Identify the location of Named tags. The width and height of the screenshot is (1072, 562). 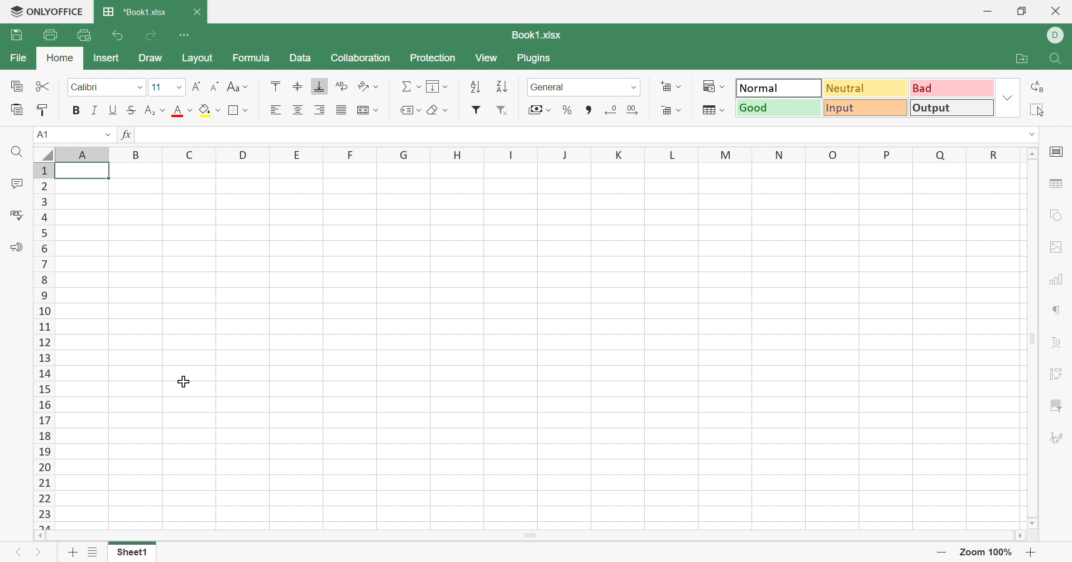
(401, 108).